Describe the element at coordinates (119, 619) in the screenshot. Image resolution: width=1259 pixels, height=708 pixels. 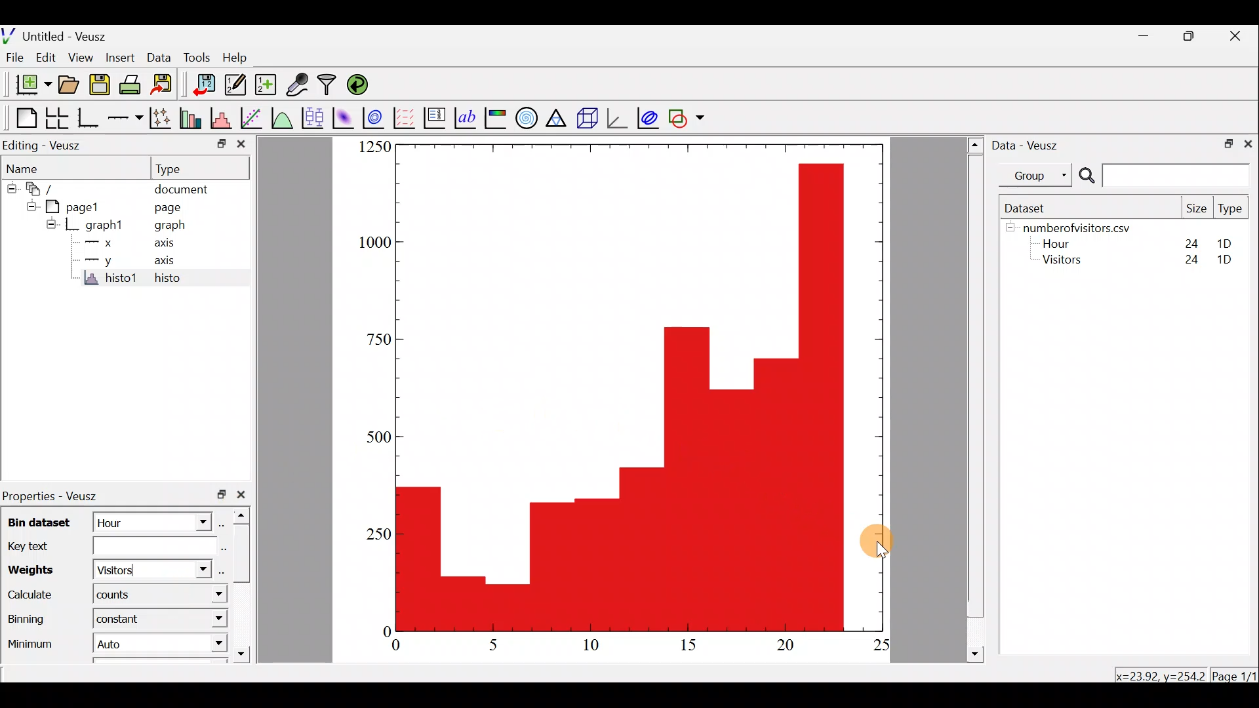
I see `constant` at that location.